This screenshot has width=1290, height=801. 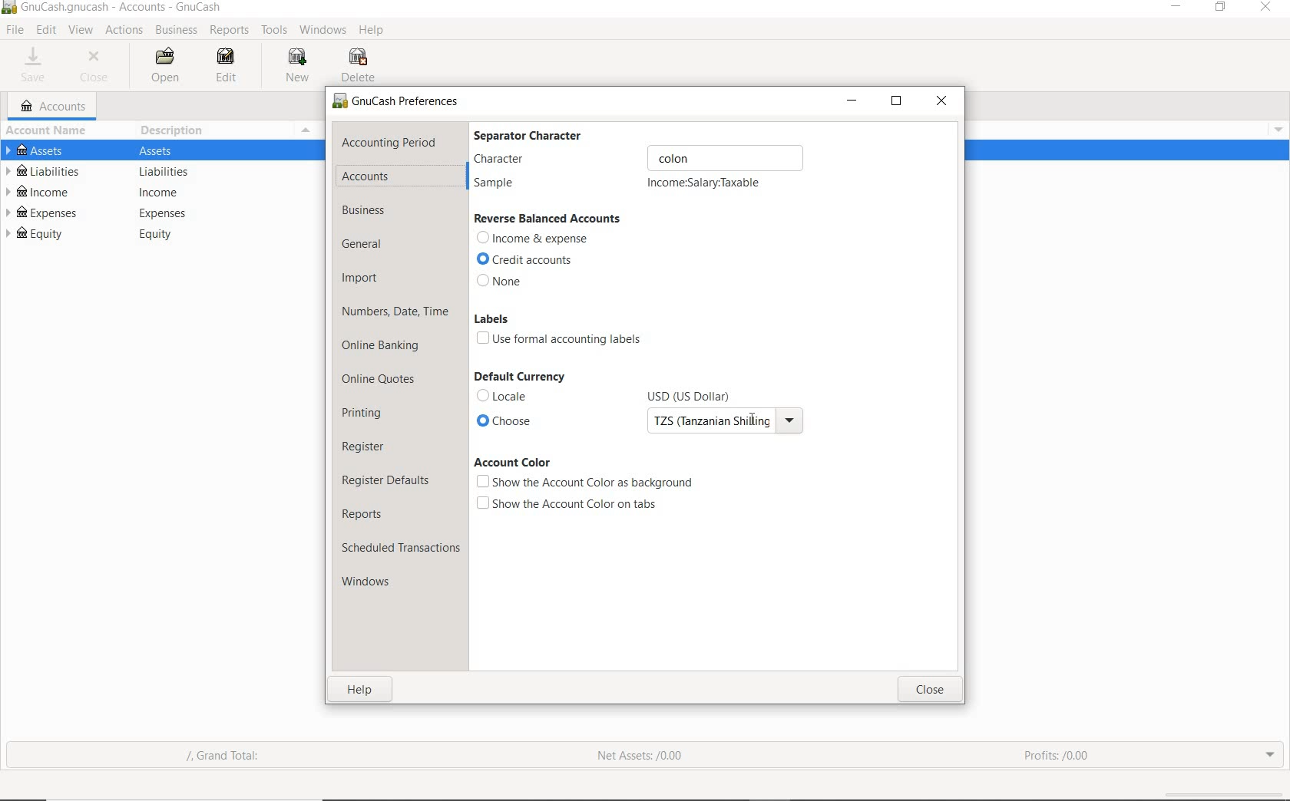 What do you see at coordinates (928, 689) in the screenshot?
I see `close` at bounding box center [928, 689].